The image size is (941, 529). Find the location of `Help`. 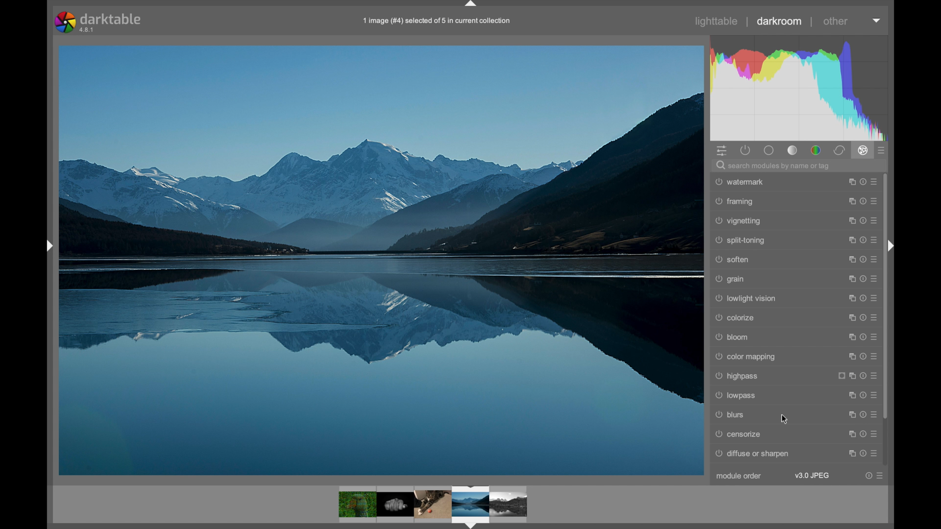

Help is located at coordinates (868, 476).